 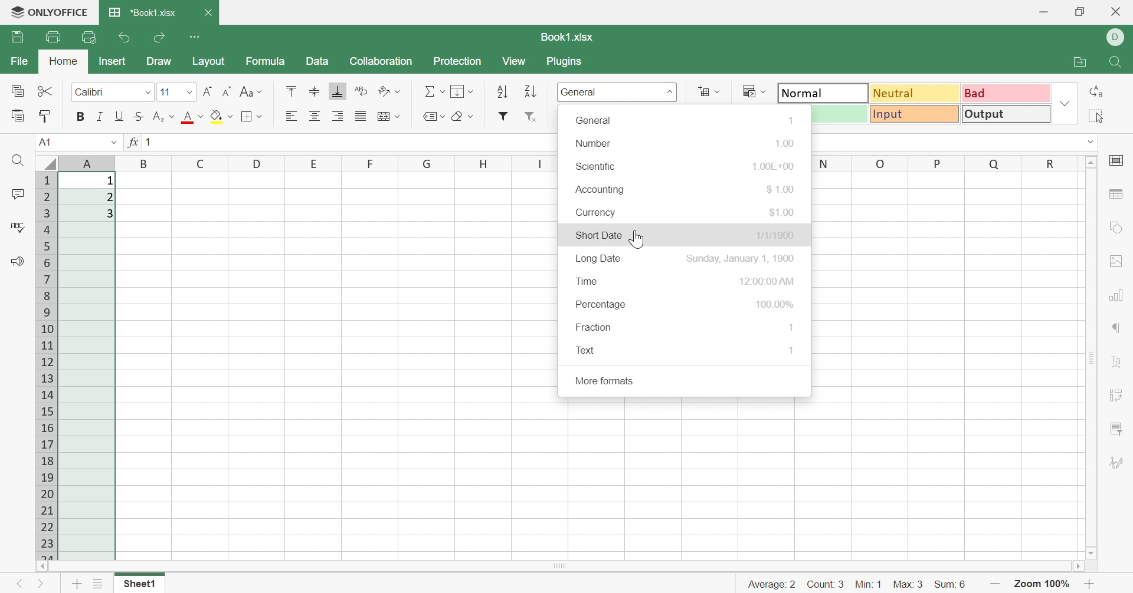 I want to click on Wrap text, so click(x=390, y=118).